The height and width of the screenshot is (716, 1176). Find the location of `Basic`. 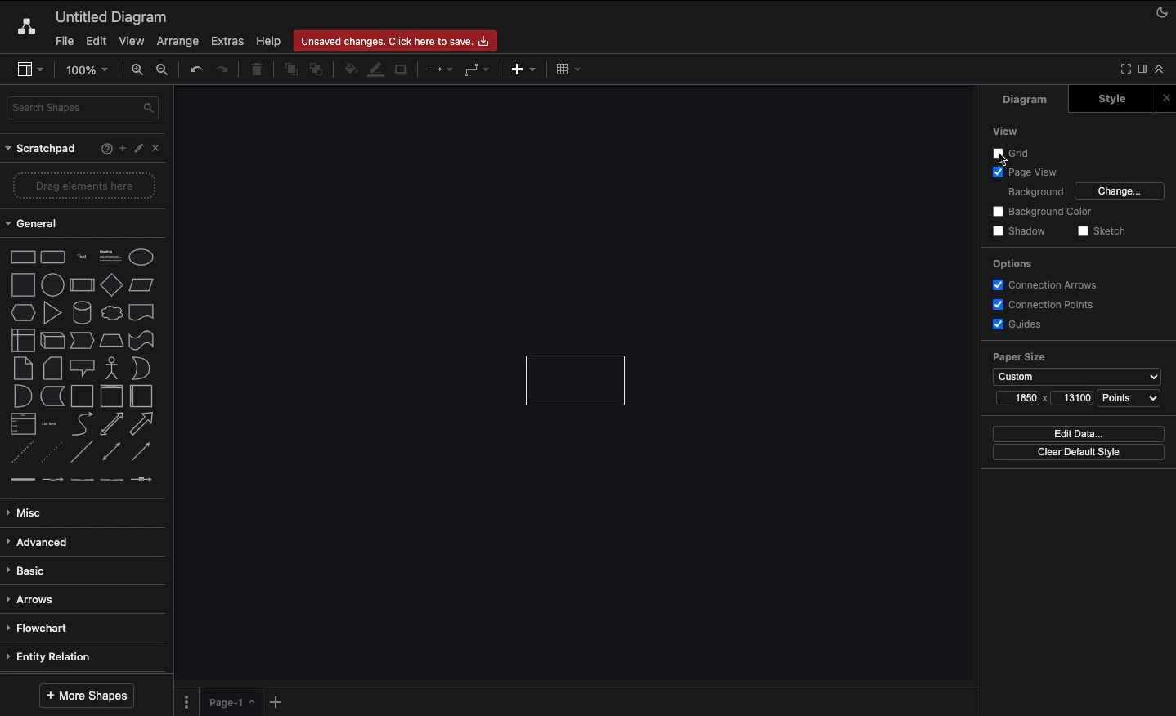

Basic is located at coordinates (36, 572).